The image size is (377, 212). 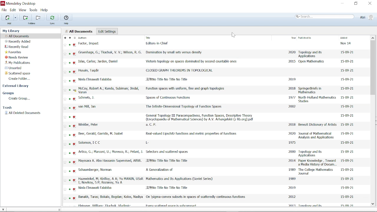 What do you see at coordinates (372, 37) in the screenshot?
I see `Move up in all files` at bounding box center [372, 37].